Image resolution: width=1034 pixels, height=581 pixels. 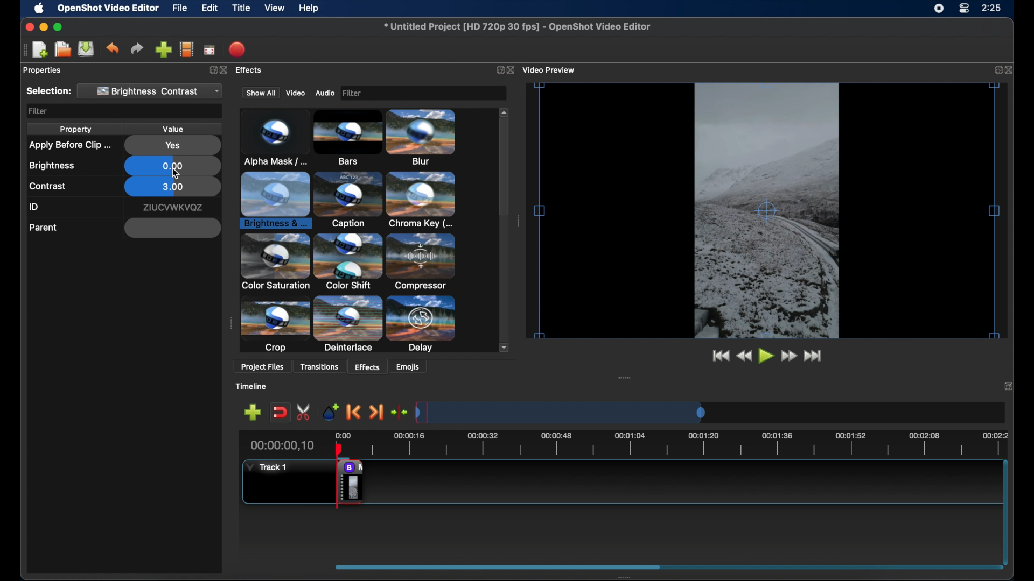 What do you see at coordinates (48, 187) in the screenshot?
I see `contrast` at bounding box center [48, 187].